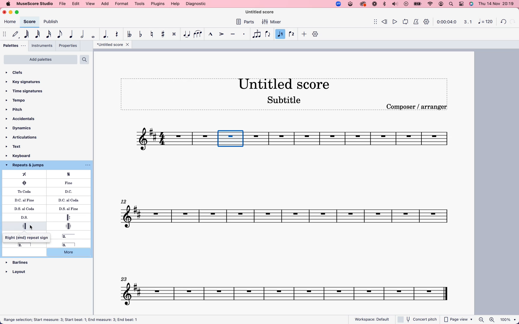  What do you see at coordinates (497, 320) in the screenshot?
I see `zoom` at bounding box center [497, 320].